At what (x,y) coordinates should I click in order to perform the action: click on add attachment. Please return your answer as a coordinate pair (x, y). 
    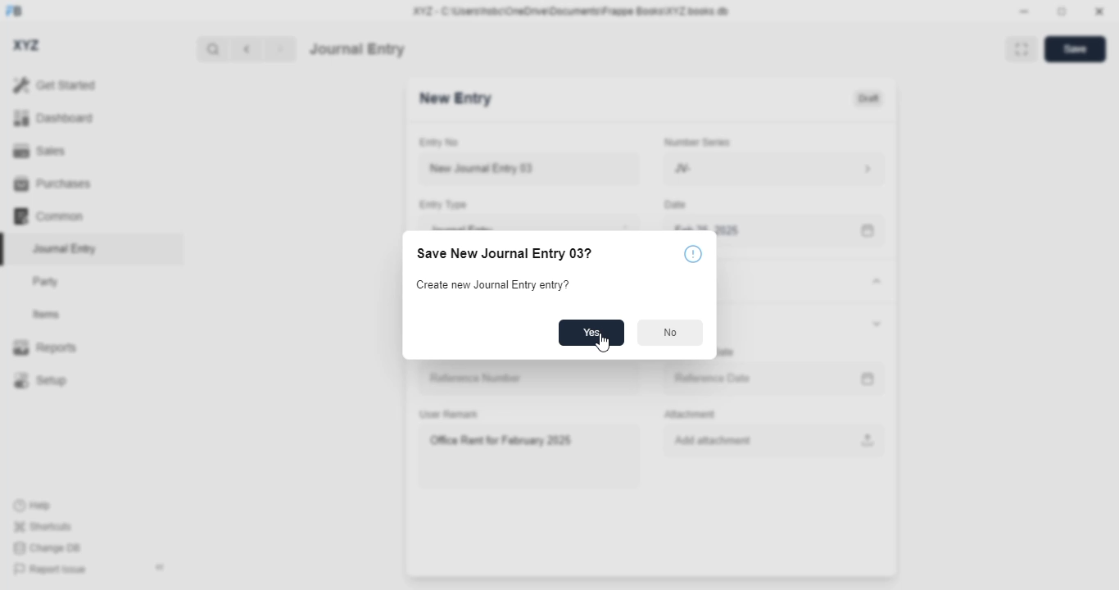
    Looking at the image, I should click on (775, 441).